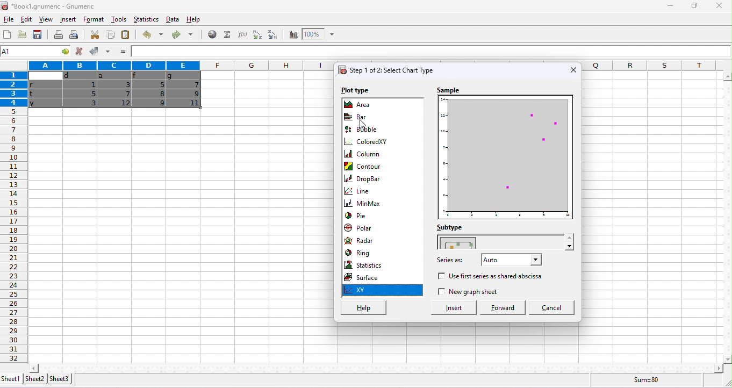 The width and height of the screenshot is (732, 388). Describe the element at coordinates (182, 34) in the screenshot. I see `redo` at that location.